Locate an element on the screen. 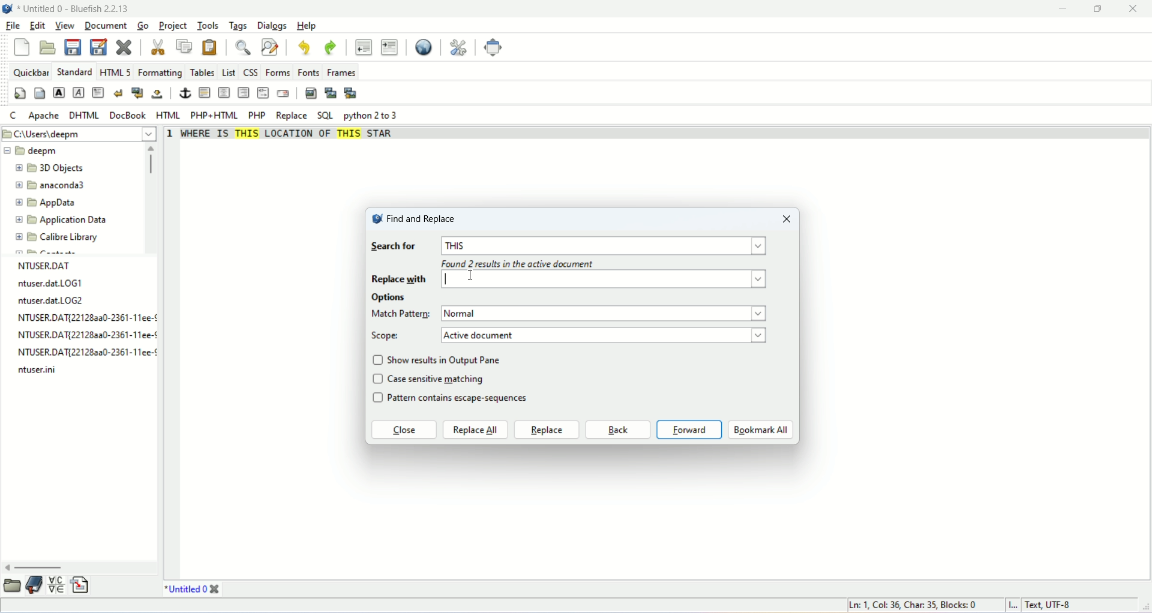 Image resolution: width=1152 pixels, height=613 pixels. fullscreen is located at coordinates (496, 48).